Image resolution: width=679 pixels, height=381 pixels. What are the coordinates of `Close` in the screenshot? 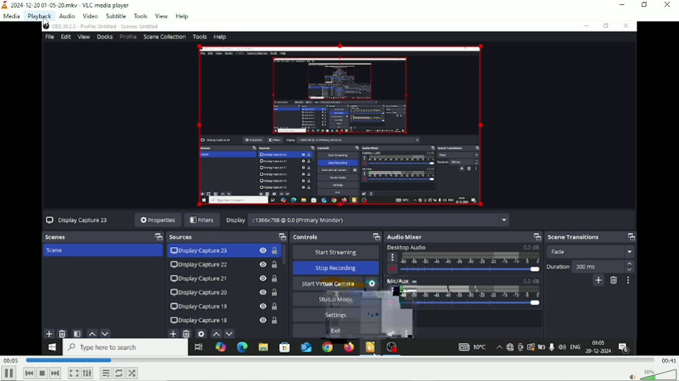 It's located at (667, 5).